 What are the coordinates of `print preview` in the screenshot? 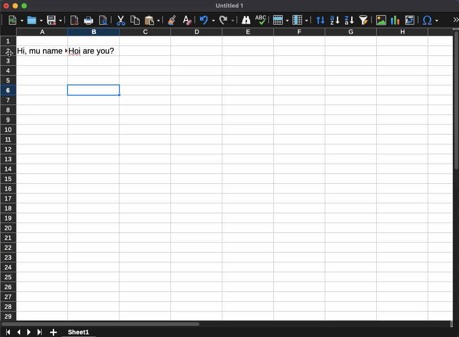 It's located at (104, 20).